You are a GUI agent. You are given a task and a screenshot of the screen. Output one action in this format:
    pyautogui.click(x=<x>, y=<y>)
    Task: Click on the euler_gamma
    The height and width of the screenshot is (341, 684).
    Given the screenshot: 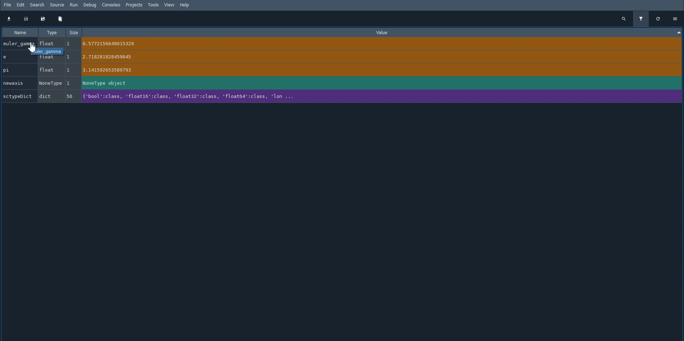 What is the action you would take?
    pyautogui.click(x=48, y=51)
    